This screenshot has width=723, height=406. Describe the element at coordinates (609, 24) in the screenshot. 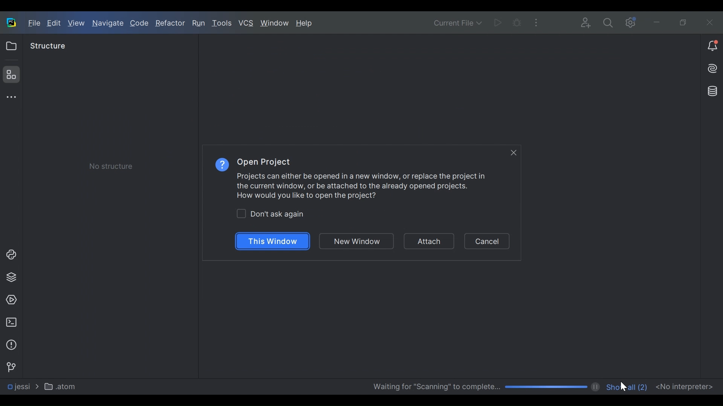

I see `Search` at that location.